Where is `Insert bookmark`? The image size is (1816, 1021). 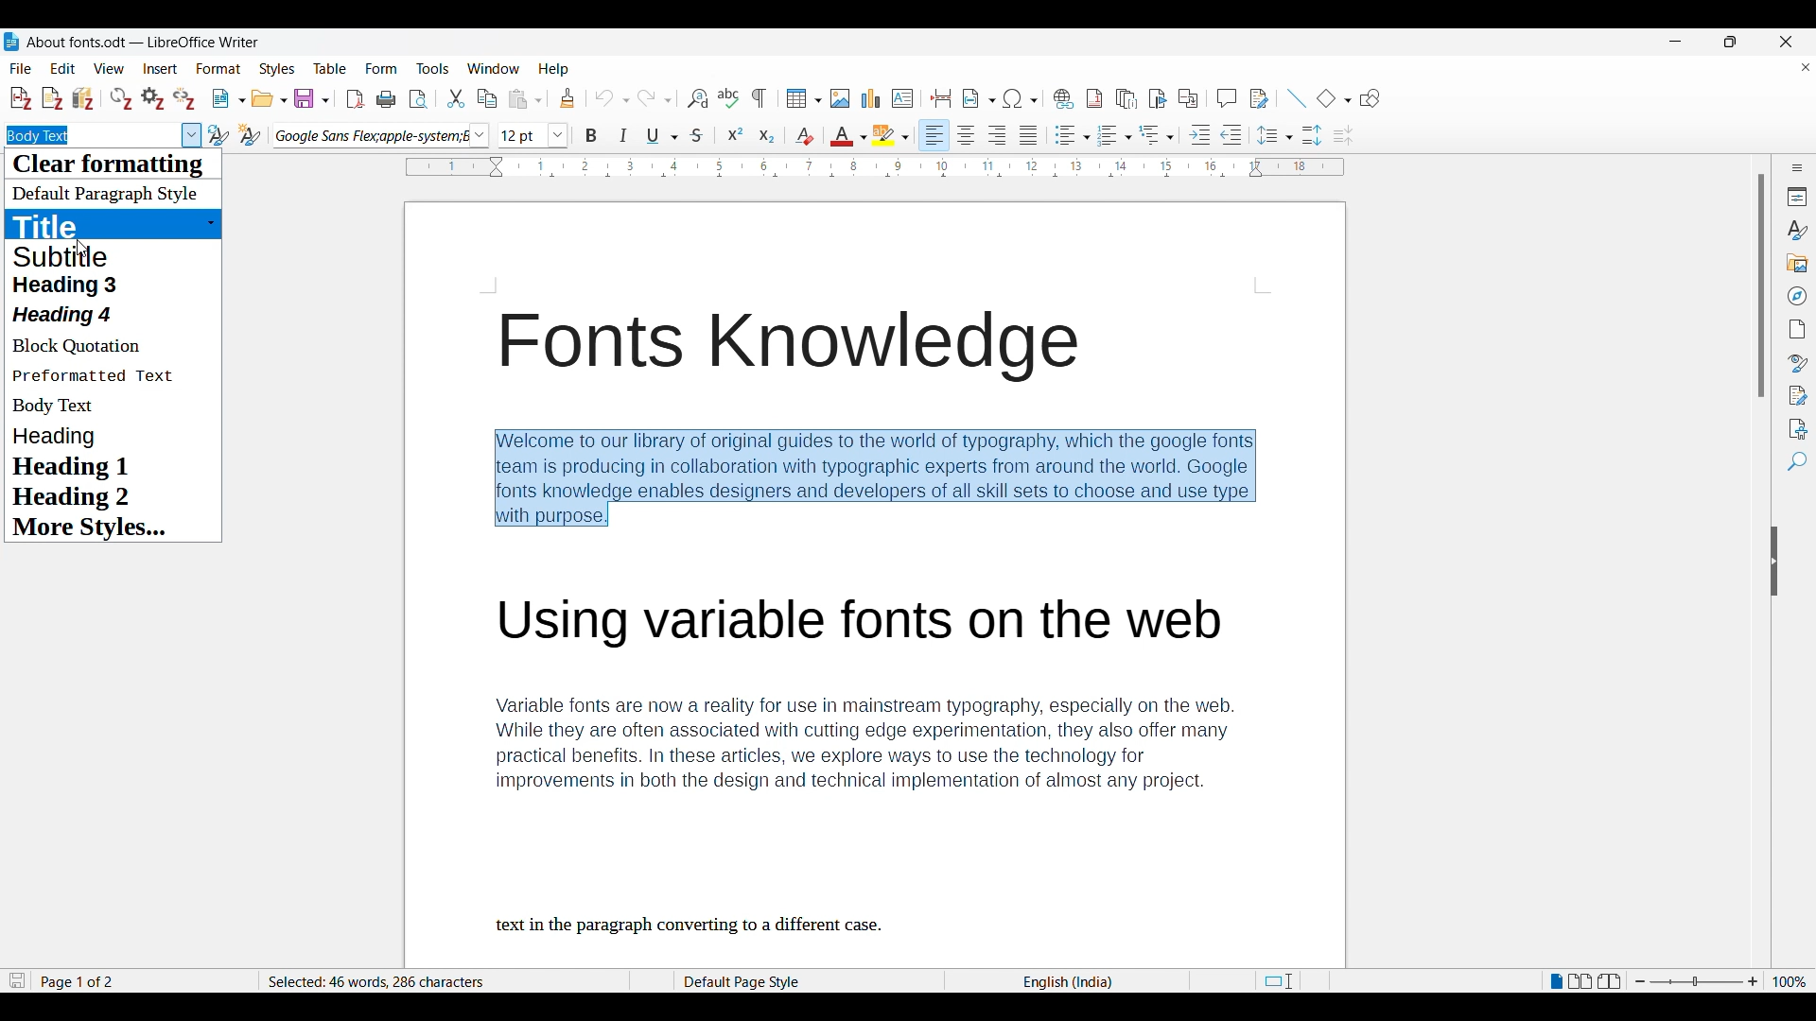
Insert bookmark is located at coordinates (1159, 99).